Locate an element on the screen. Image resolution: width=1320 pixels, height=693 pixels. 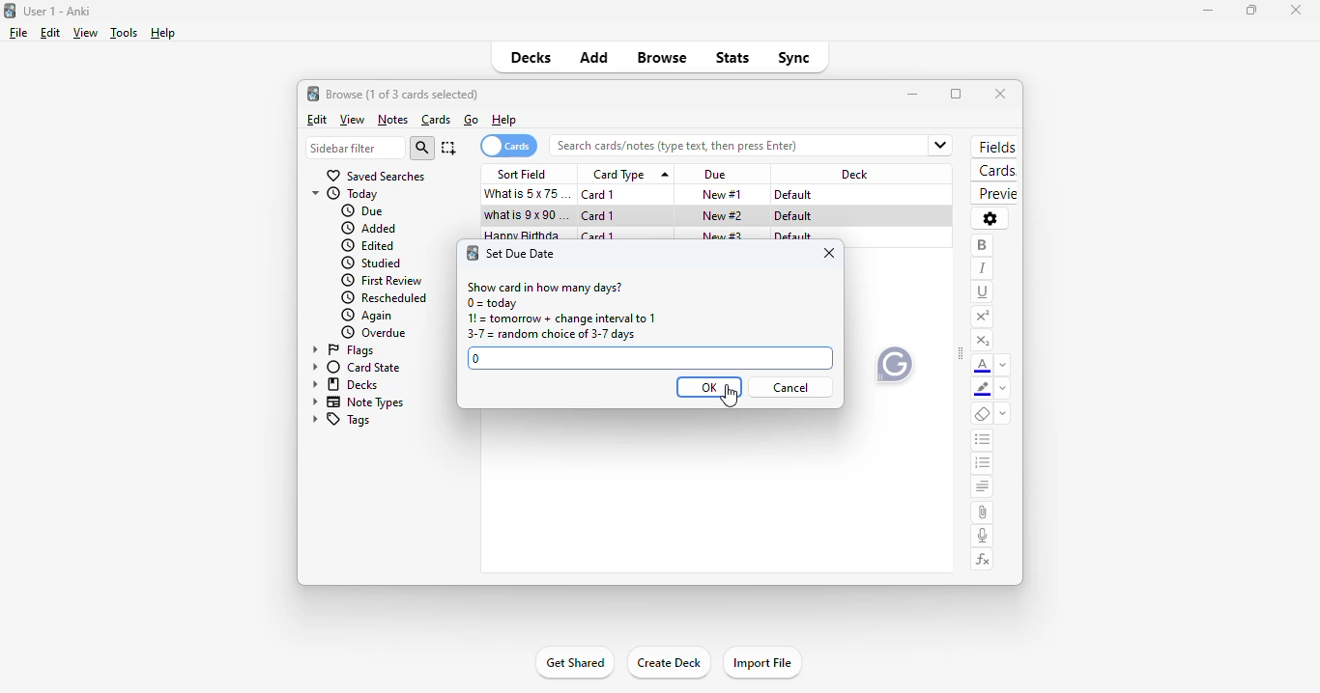
sort field is located at coordinates (525, 174).